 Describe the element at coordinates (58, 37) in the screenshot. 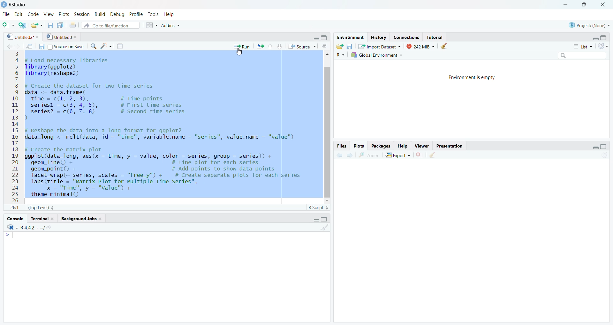

I see `Untitled3` at that location.